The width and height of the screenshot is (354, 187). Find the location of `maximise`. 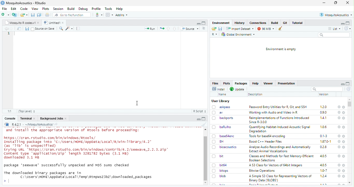

maximise is located at coordinates (348, 84).